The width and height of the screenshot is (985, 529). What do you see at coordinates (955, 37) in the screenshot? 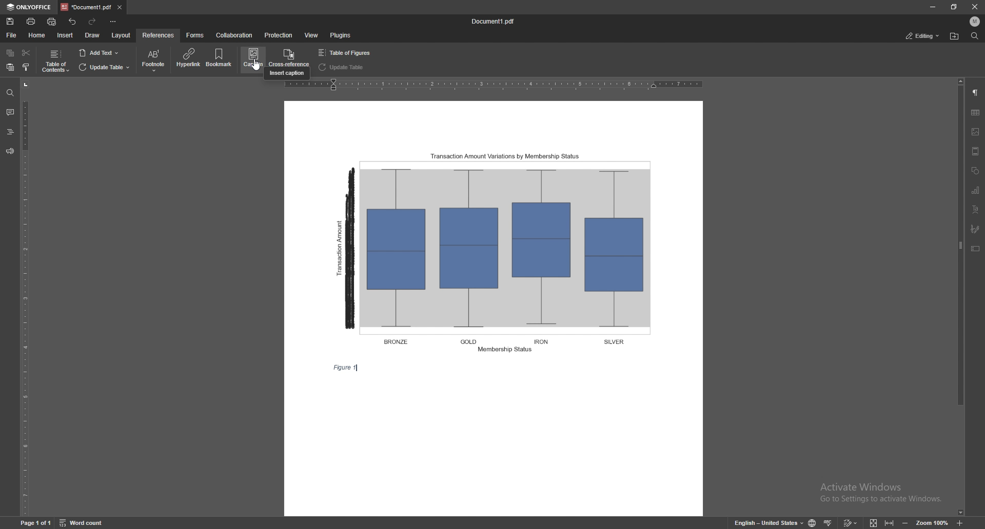
I see `locate file` at bounding box center [955, 37].